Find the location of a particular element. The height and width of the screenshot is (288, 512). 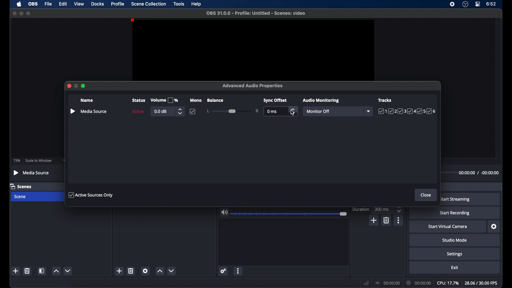

settings is located at coordinates (145, 271).